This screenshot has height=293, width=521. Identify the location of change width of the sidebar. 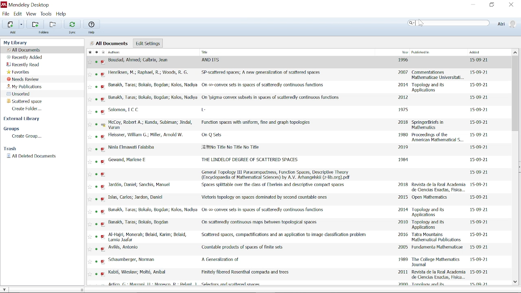
(83, 290).